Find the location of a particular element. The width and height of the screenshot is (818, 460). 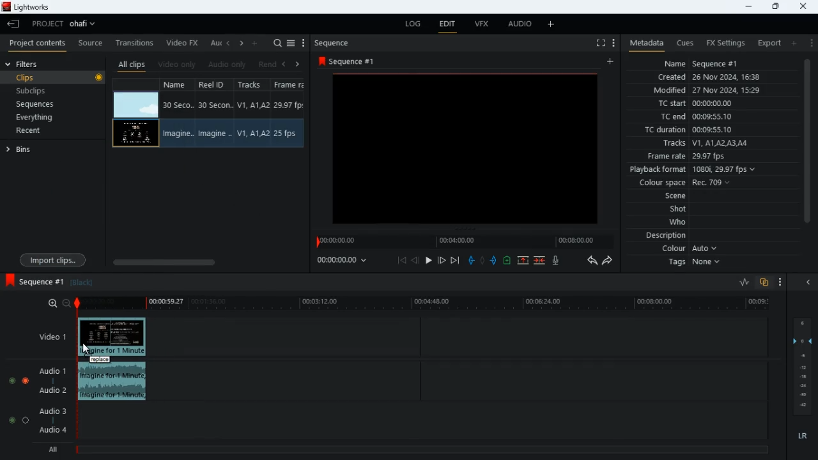

rate is located at coordinates (740, 282).